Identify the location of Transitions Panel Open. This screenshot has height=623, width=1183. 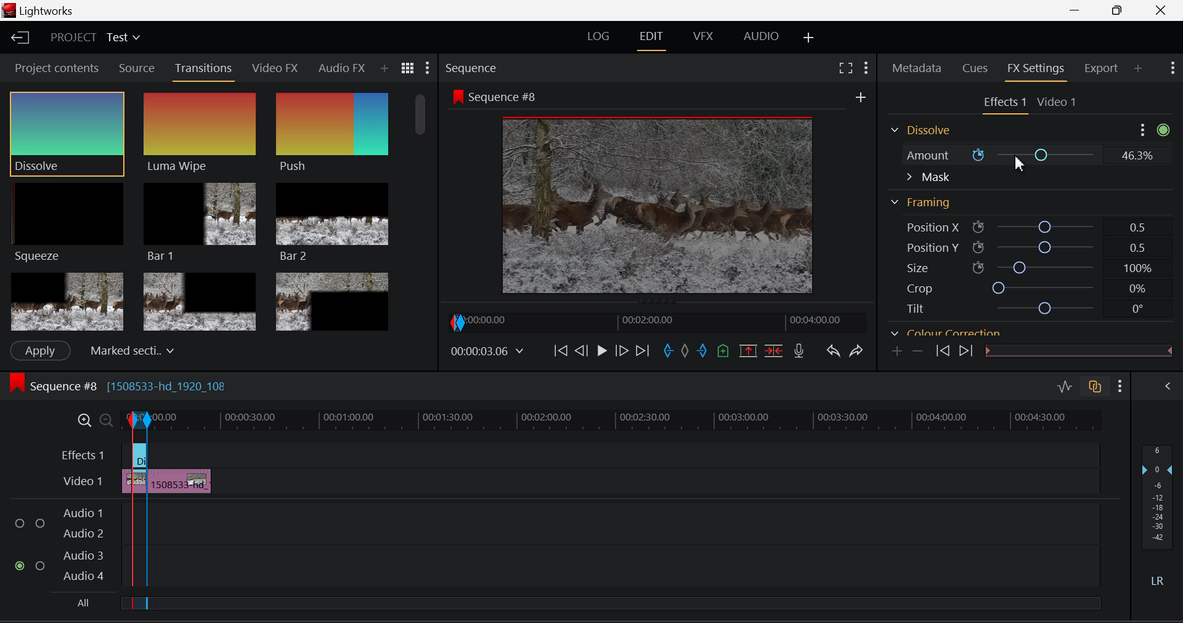
(204, 71).